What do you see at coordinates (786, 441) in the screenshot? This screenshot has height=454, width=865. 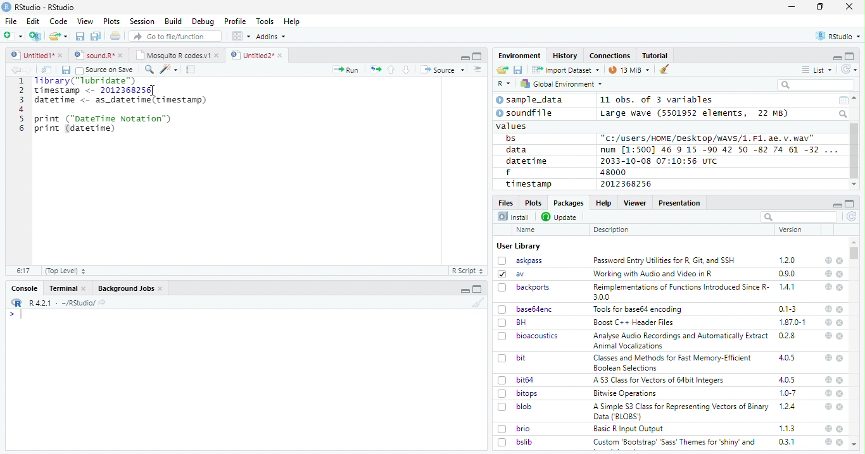 I see `0.3.1` at bounding box center [786, 441].